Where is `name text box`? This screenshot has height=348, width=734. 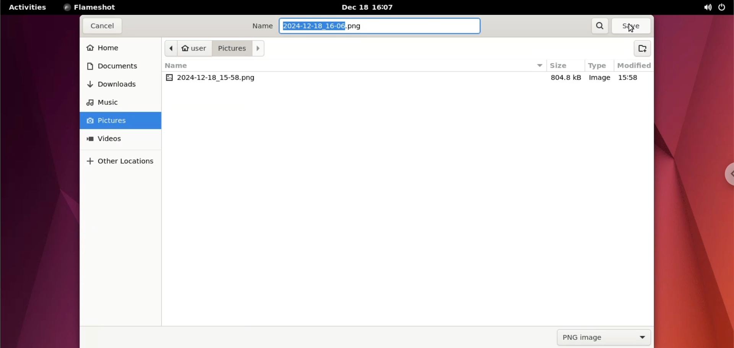
name text box is located at coordinates (381, 26).